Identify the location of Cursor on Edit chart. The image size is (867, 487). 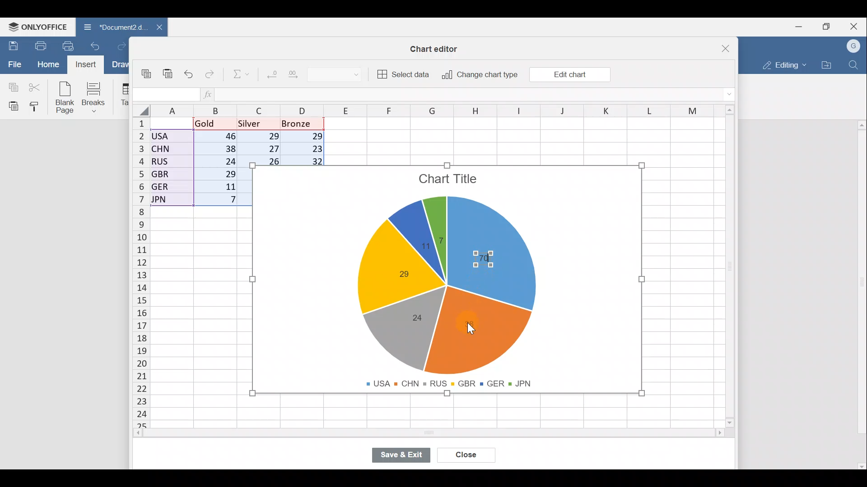
(575, 76).